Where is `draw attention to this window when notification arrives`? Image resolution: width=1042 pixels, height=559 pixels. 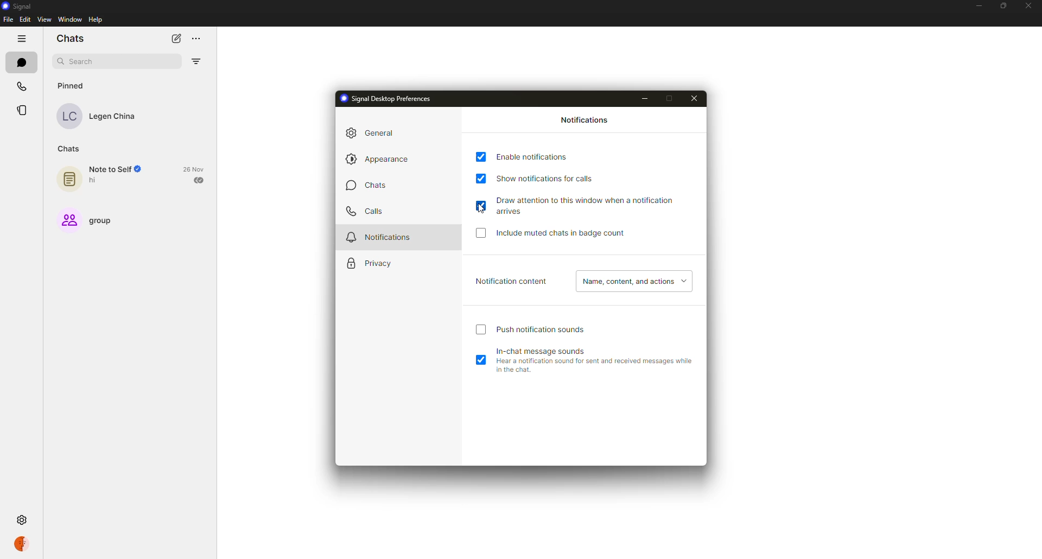 draw attention to this window when notification arrives is located at coordinates (598, 205).